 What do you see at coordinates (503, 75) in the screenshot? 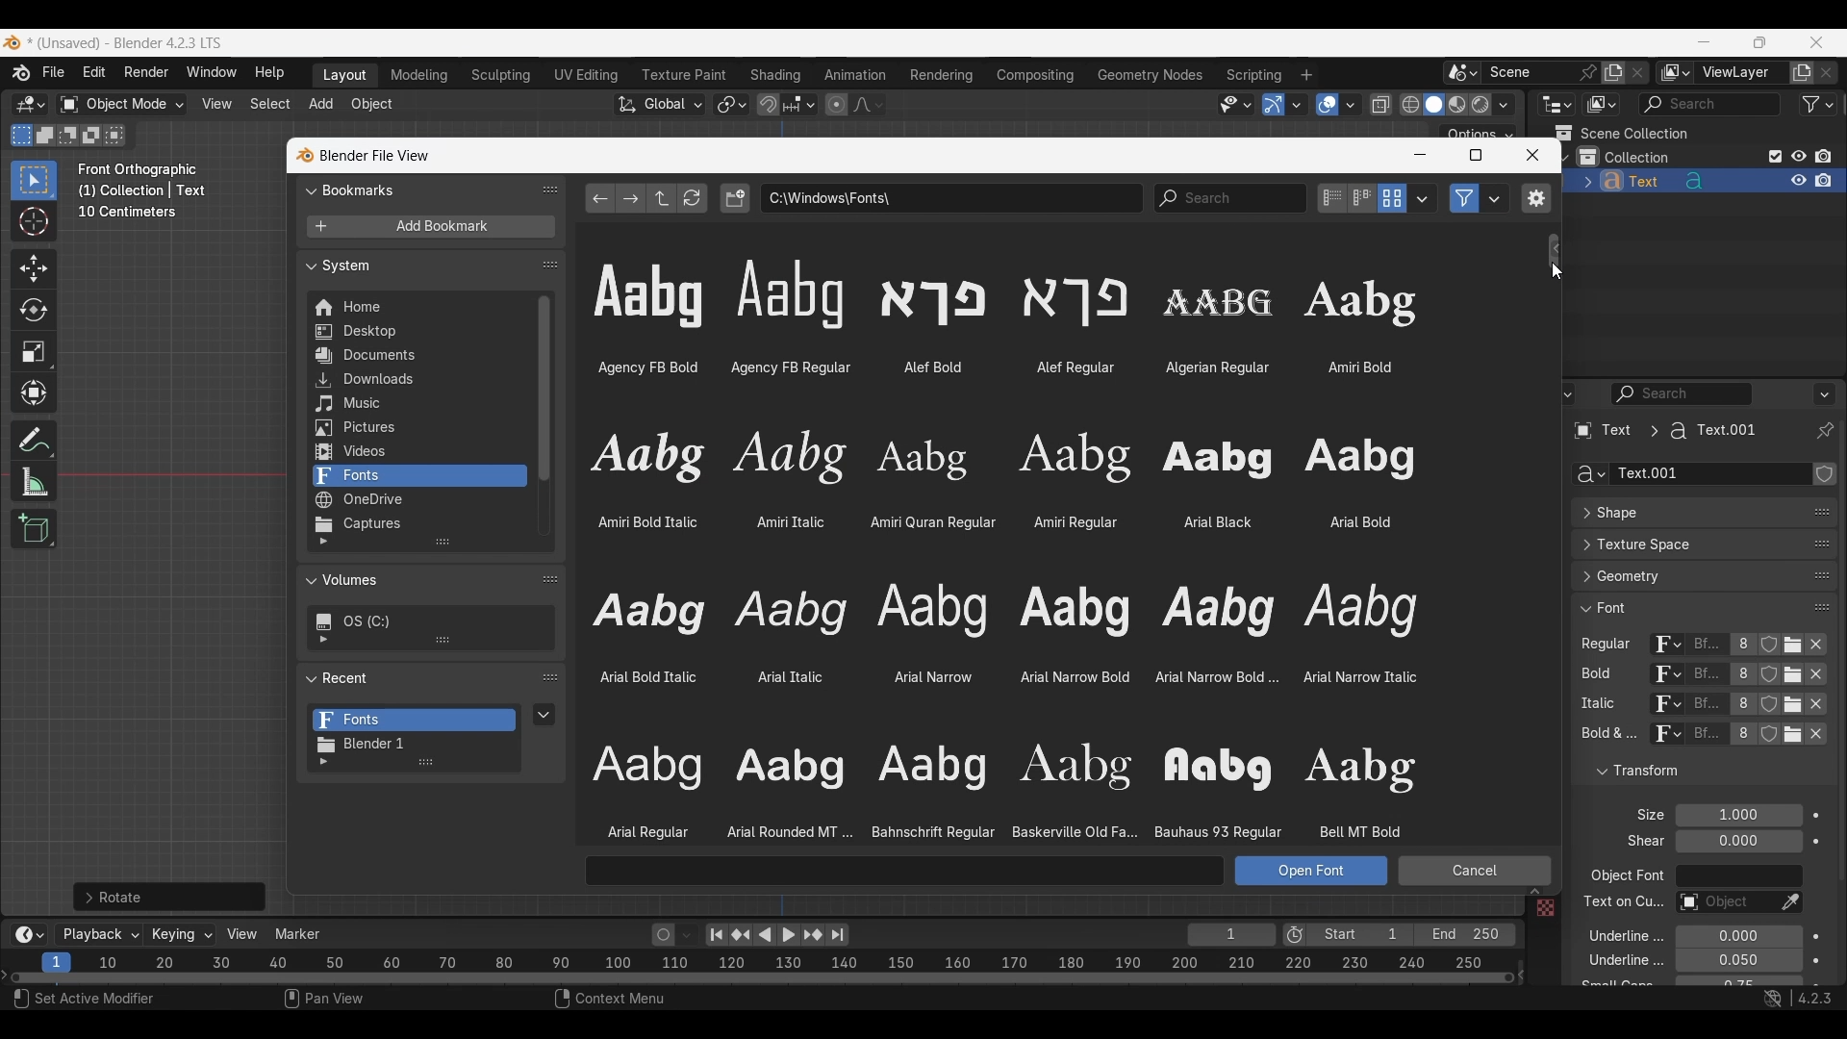
I see `Sculpting workspace` at bounding box center [503, 75].